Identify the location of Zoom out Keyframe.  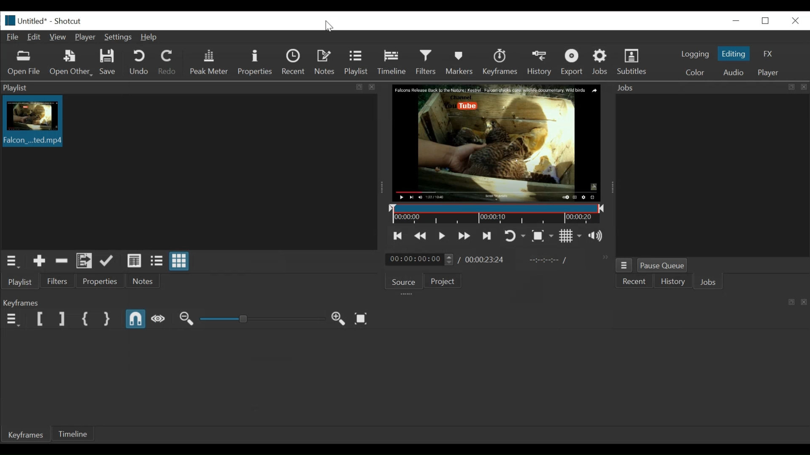
(187, 320).